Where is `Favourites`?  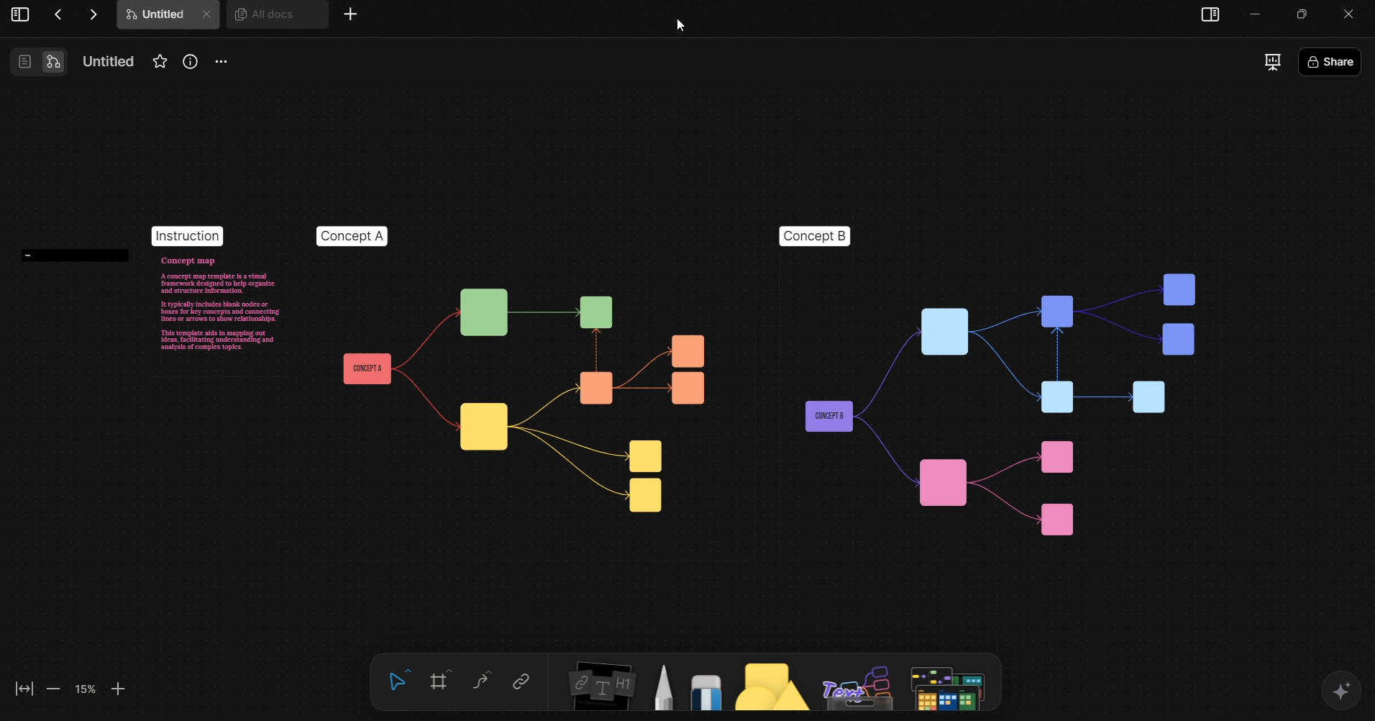 Favourites is located at coordinates (159, 60).